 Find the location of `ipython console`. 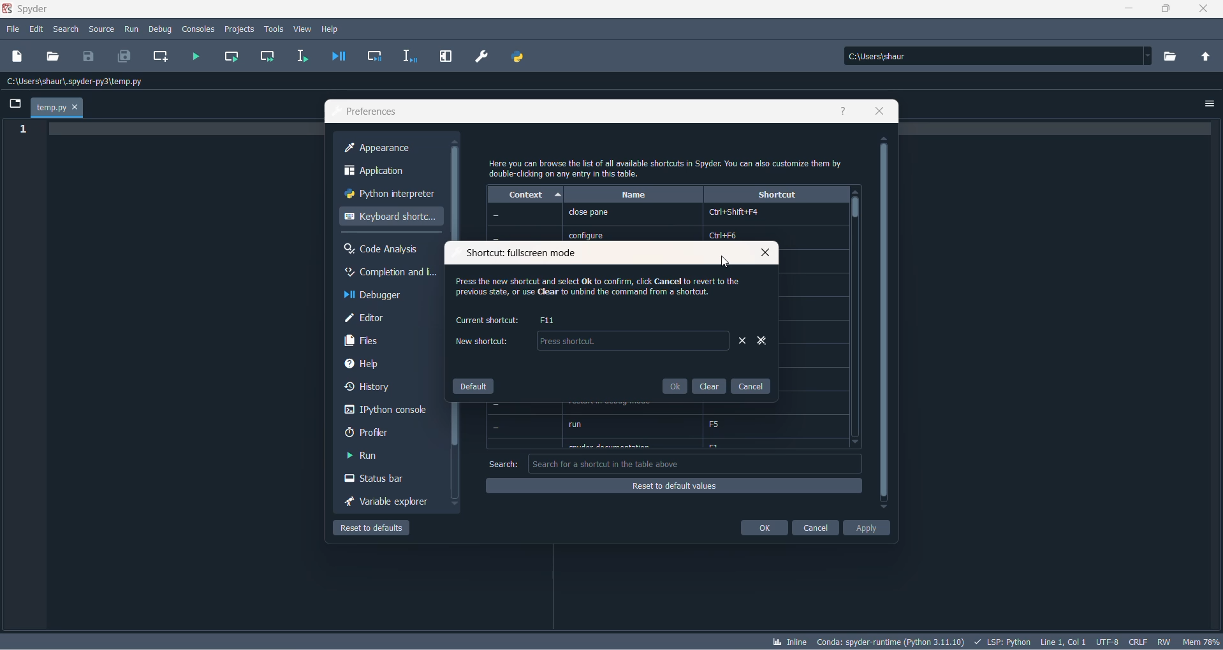

ipython console is located at coordinates (386, 411).